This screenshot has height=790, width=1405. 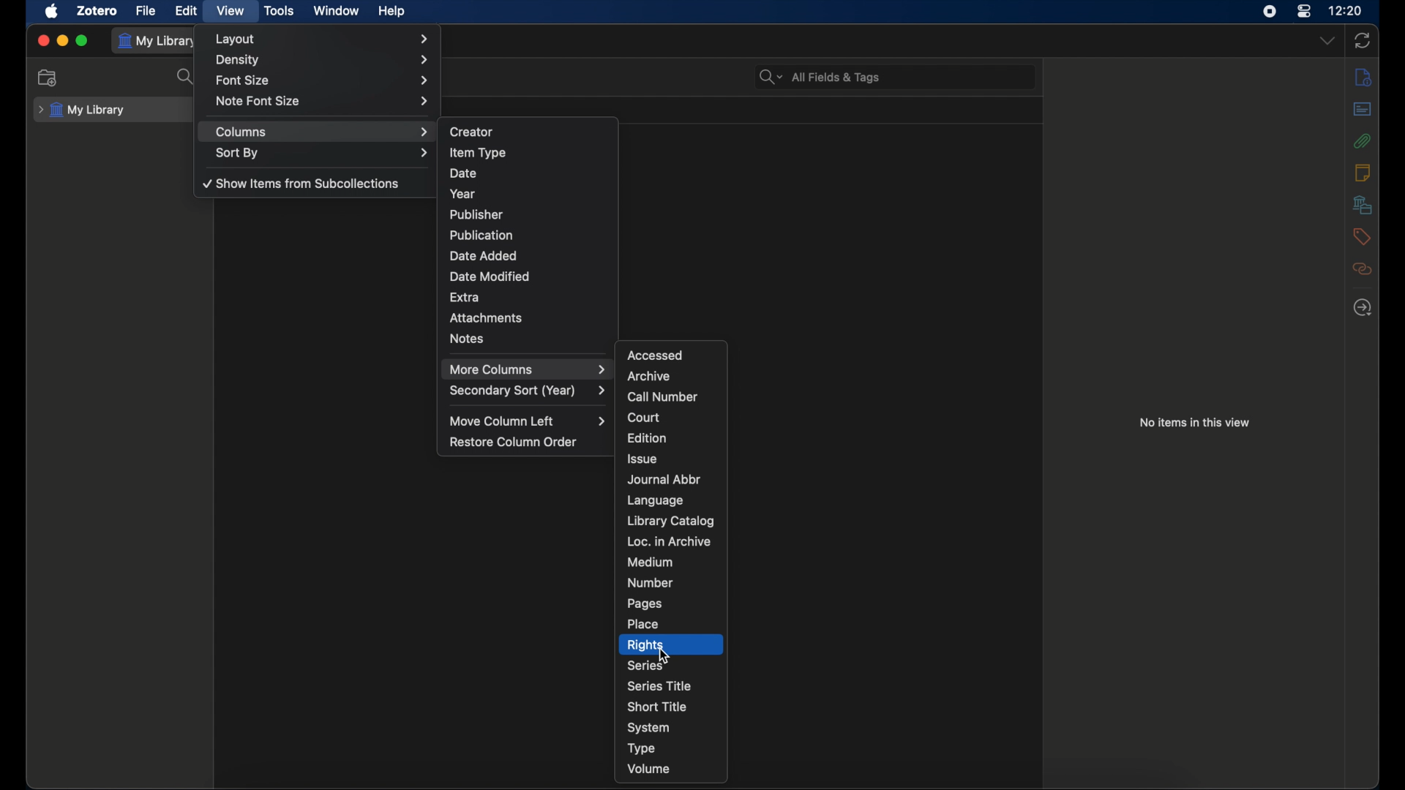 I want to click on extra, so click(x=465, y=296).